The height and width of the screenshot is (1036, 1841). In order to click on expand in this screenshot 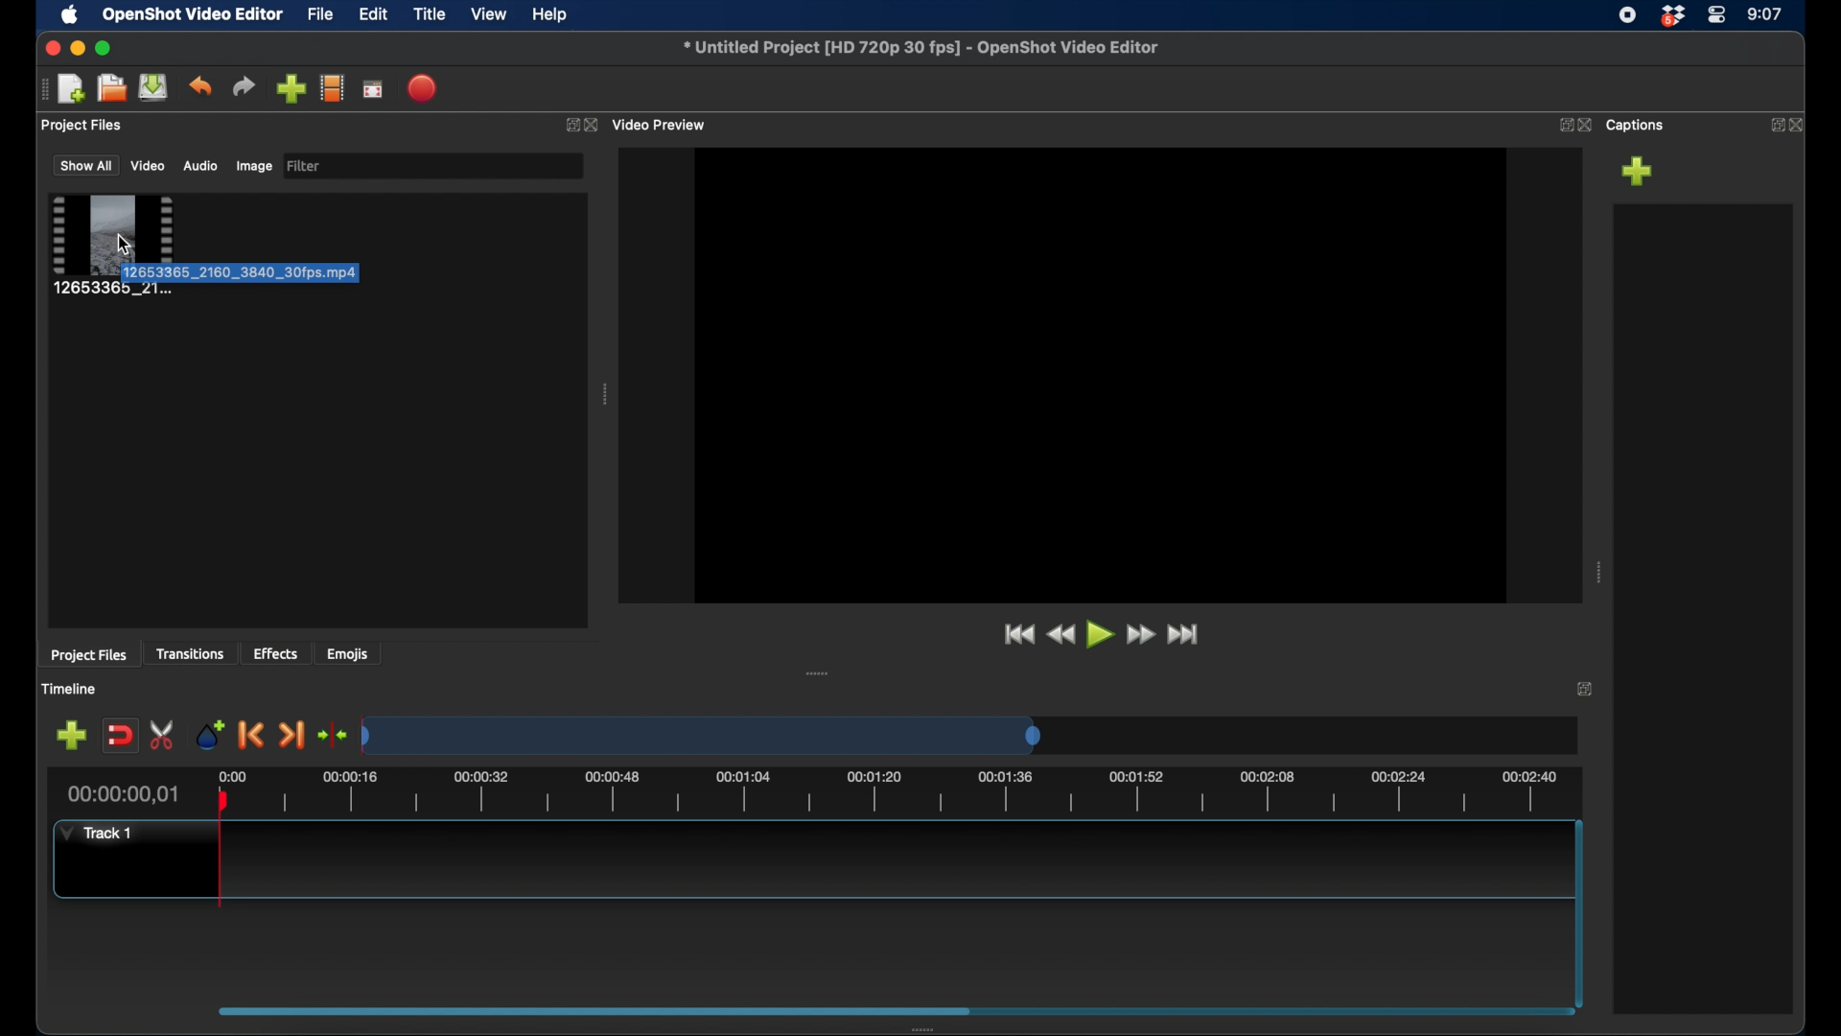, I will do `click(569, 124)`.